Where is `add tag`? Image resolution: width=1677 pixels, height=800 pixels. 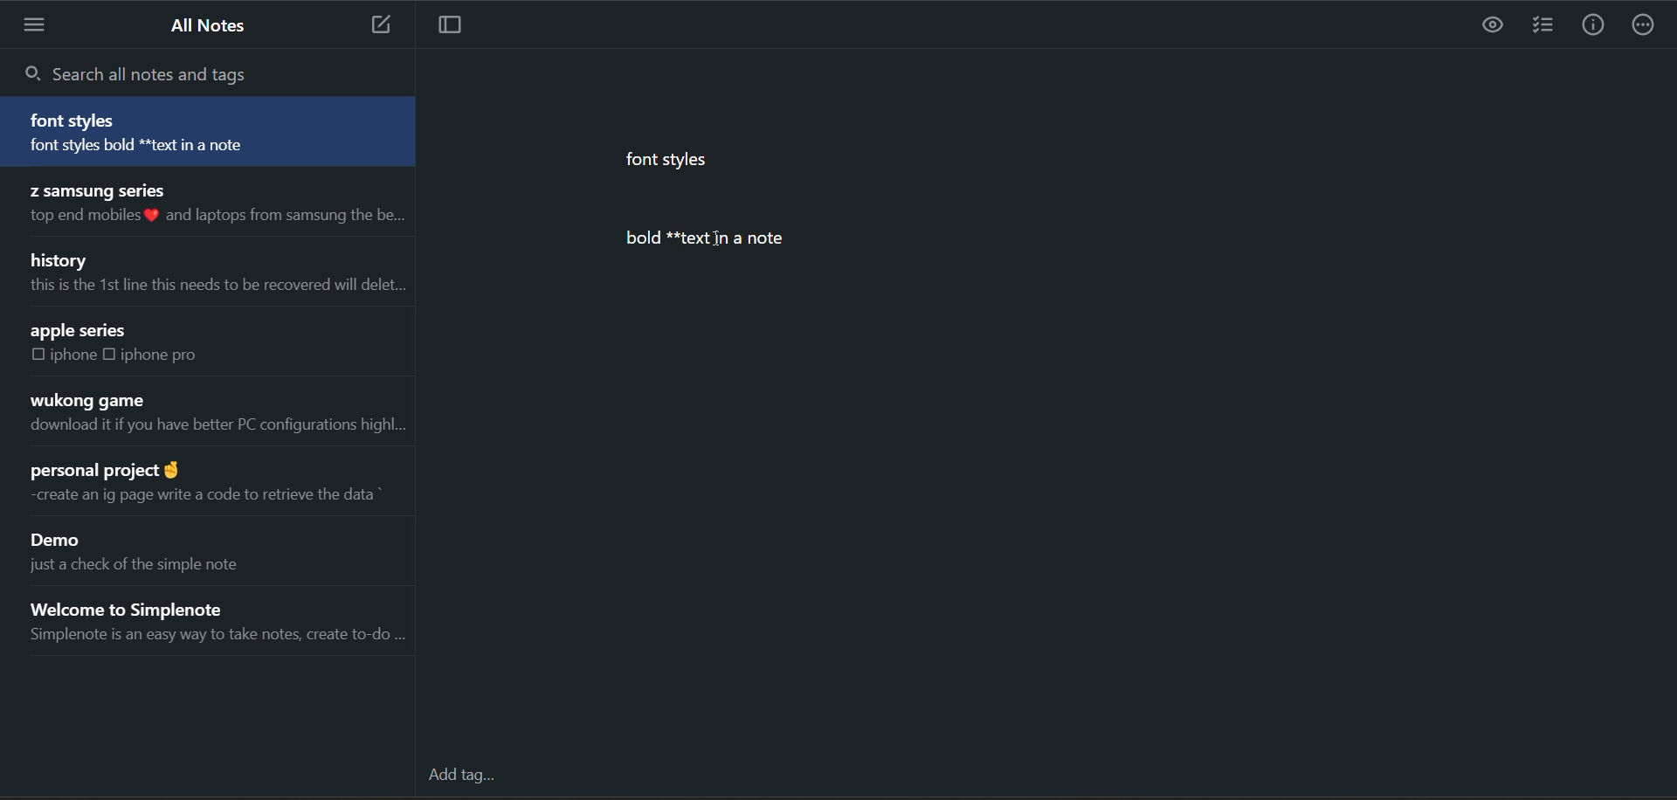 add tag is located at coordinates (466, 772).